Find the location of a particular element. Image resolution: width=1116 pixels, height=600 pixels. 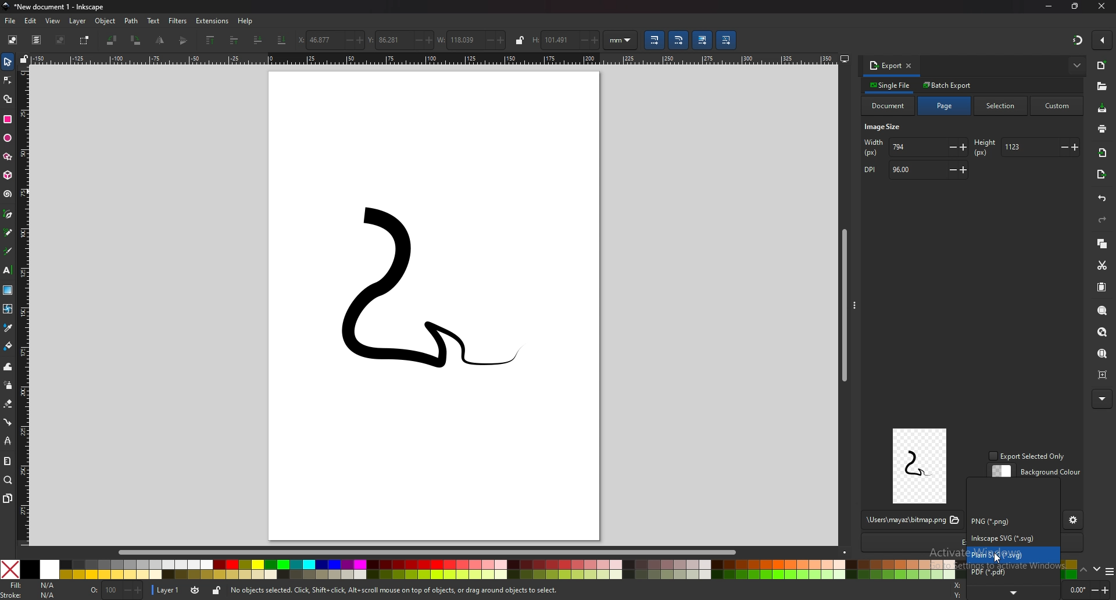

help is located at coordinates (246, 22).